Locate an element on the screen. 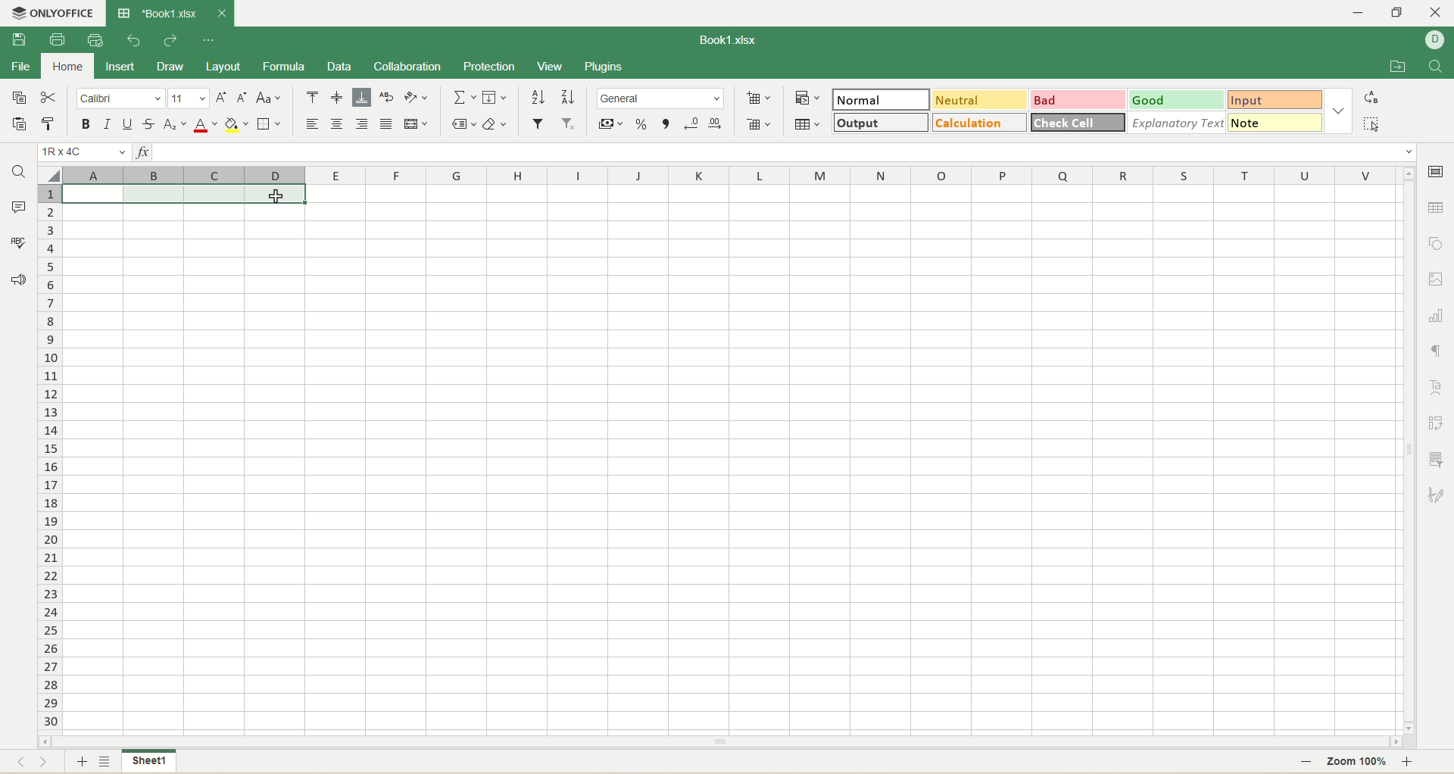 Image resolution: width=1454 pixels, height=774 pixels. sheet name is located at coordinates (148, 761).